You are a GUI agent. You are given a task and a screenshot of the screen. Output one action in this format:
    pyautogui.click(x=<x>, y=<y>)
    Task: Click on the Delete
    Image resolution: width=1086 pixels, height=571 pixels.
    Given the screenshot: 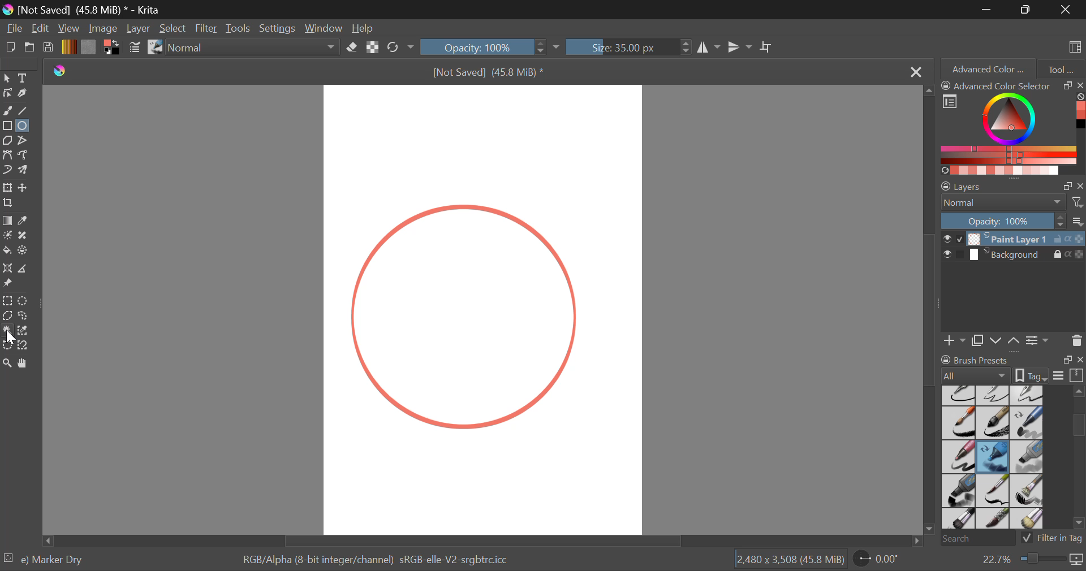 What is the action you would take?
    pyautogui.click(x=1076, y=340)
    